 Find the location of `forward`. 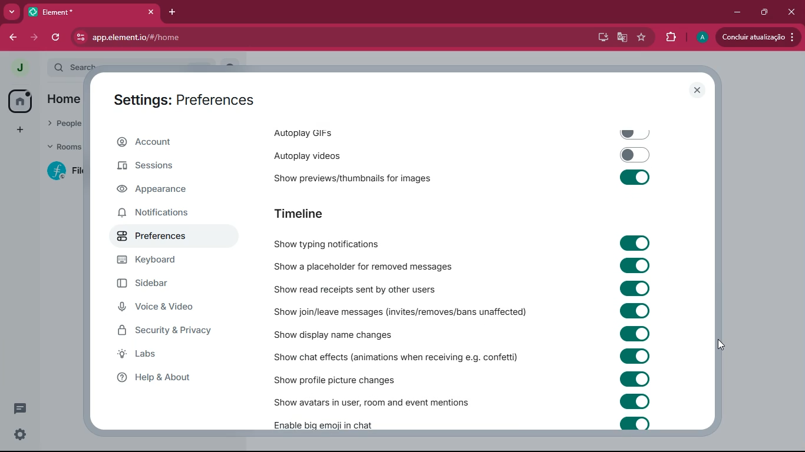

forward is located at coordinates (34, 39).